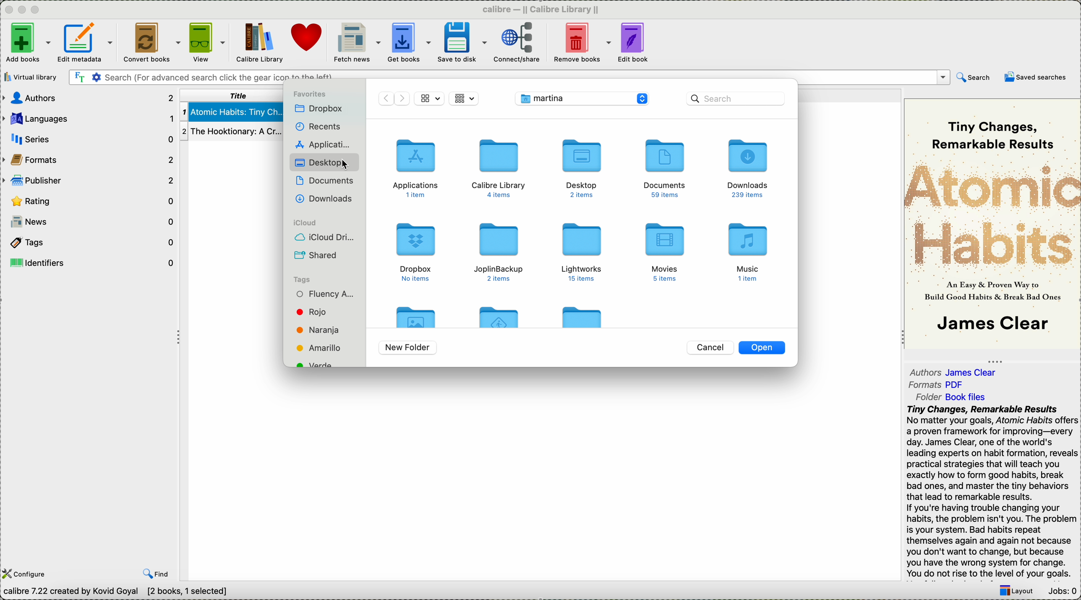  I want to click on edit metadata, so click(87, 42).